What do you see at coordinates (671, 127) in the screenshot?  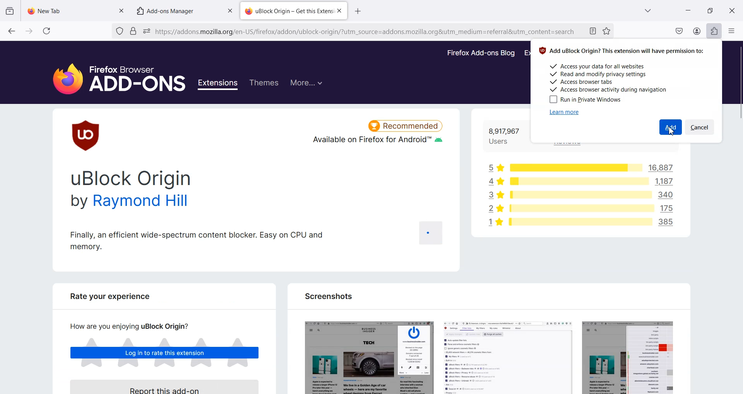 I see `Add` at bounding box center [671, 127].